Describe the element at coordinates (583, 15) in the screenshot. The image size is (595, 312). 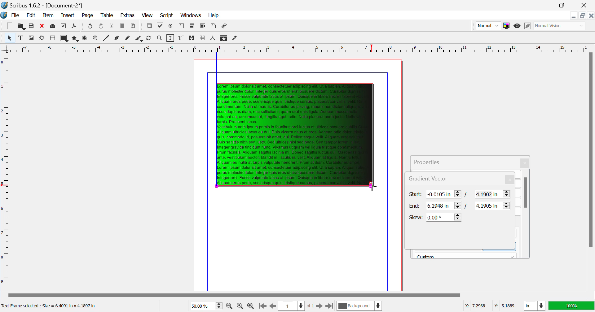
I see `Minimize` at that location.